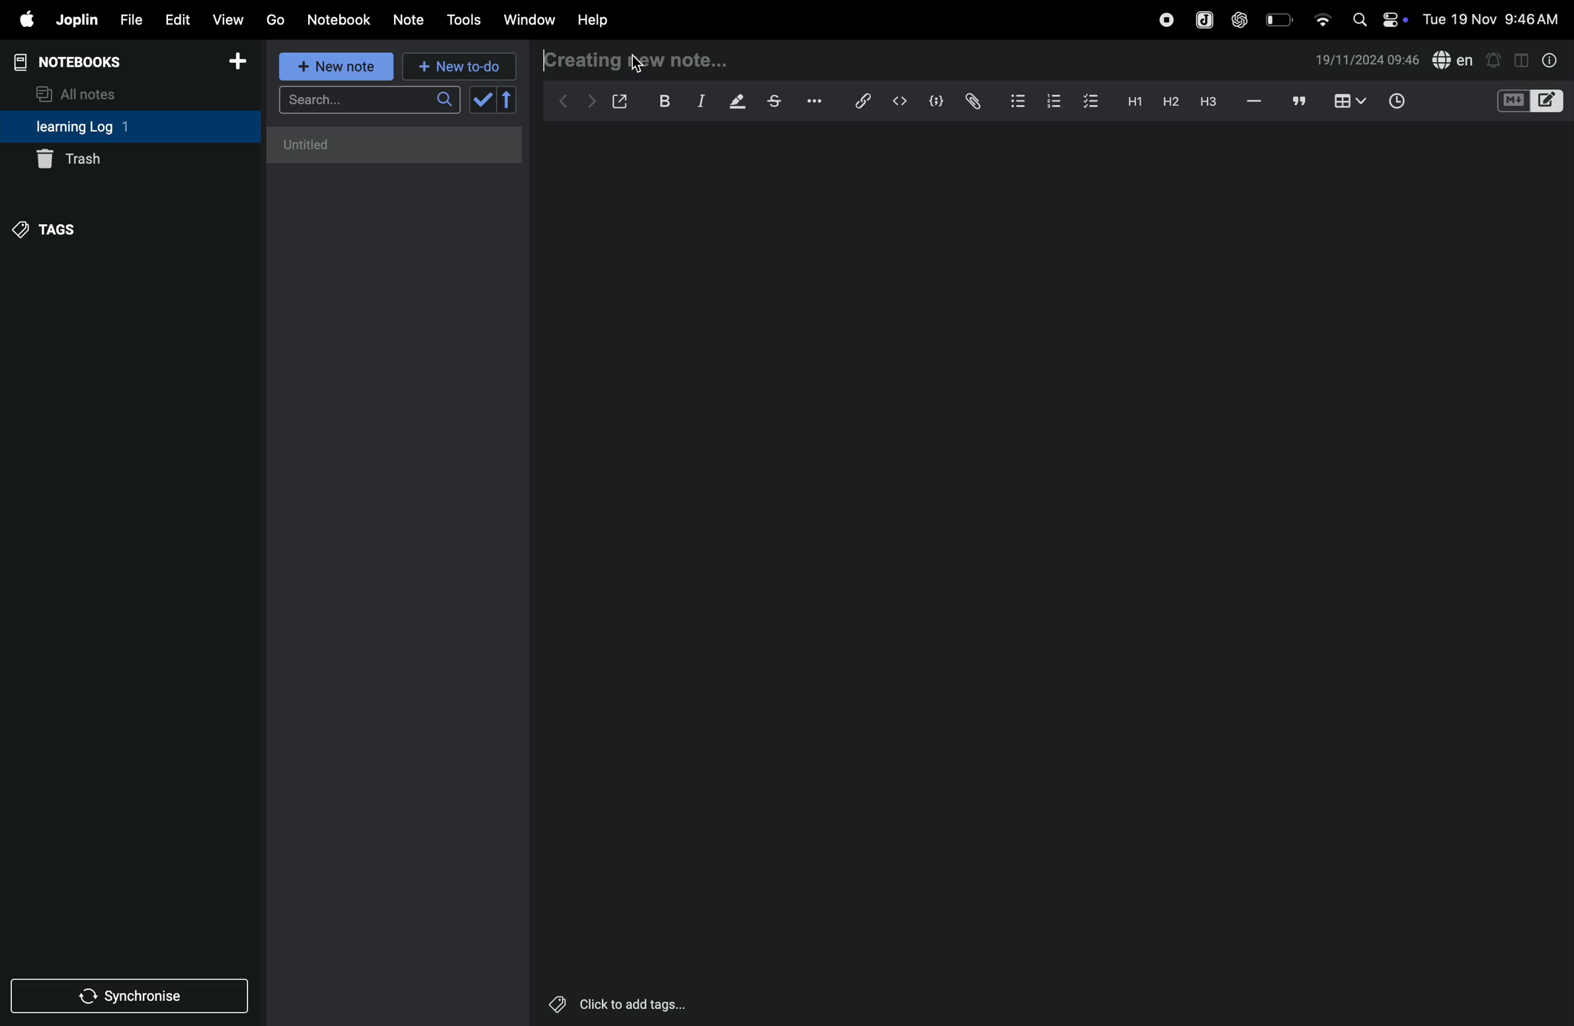 This screenshot has height=1026, width=1574. I want to click on options, so click(811, 100).